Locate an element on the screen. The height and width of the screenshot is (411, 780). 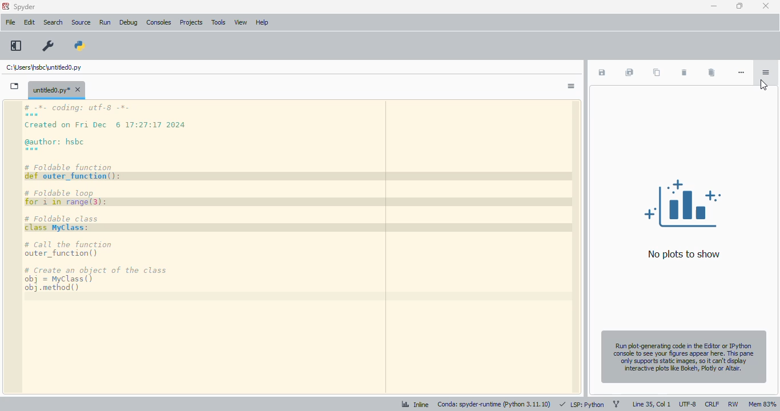
browse tabs is located at coordinates (15, 86).